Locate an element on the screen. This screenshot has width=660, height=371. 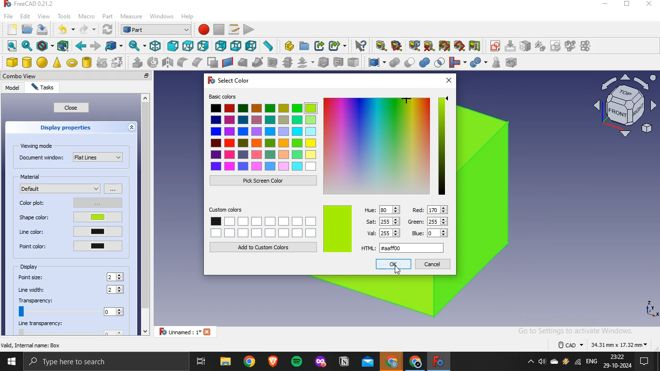
create projection on surface is located at coordinates (338, 62).